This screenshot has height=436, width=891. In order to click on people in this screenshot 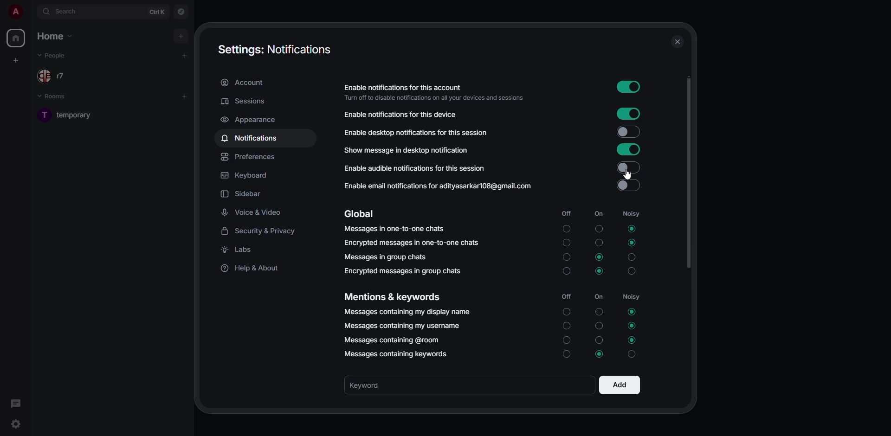, I will do `click(54, 56)`.